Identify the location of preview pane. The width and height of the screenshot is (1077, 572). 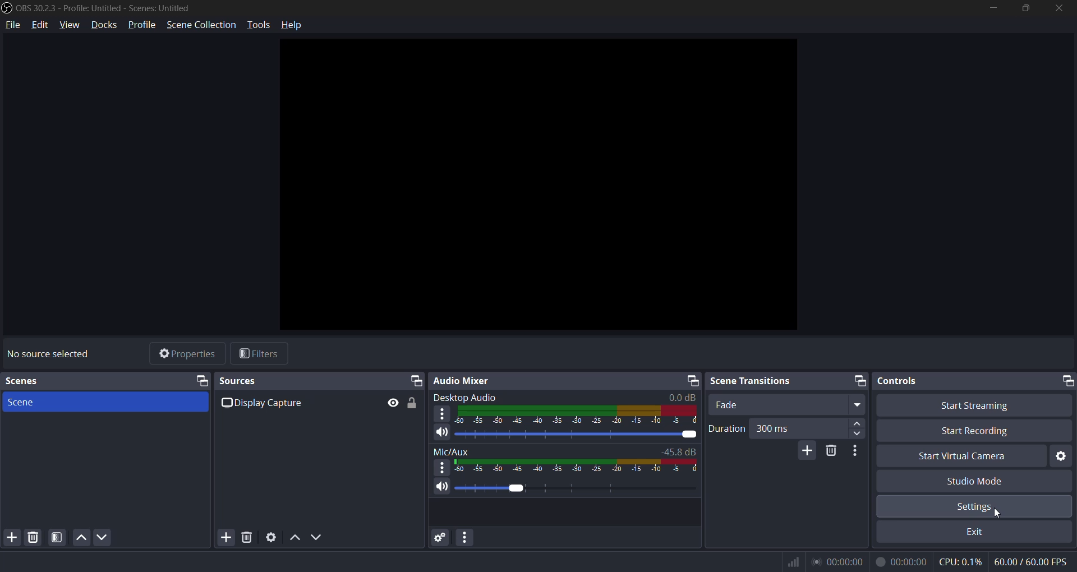
(541, 187).